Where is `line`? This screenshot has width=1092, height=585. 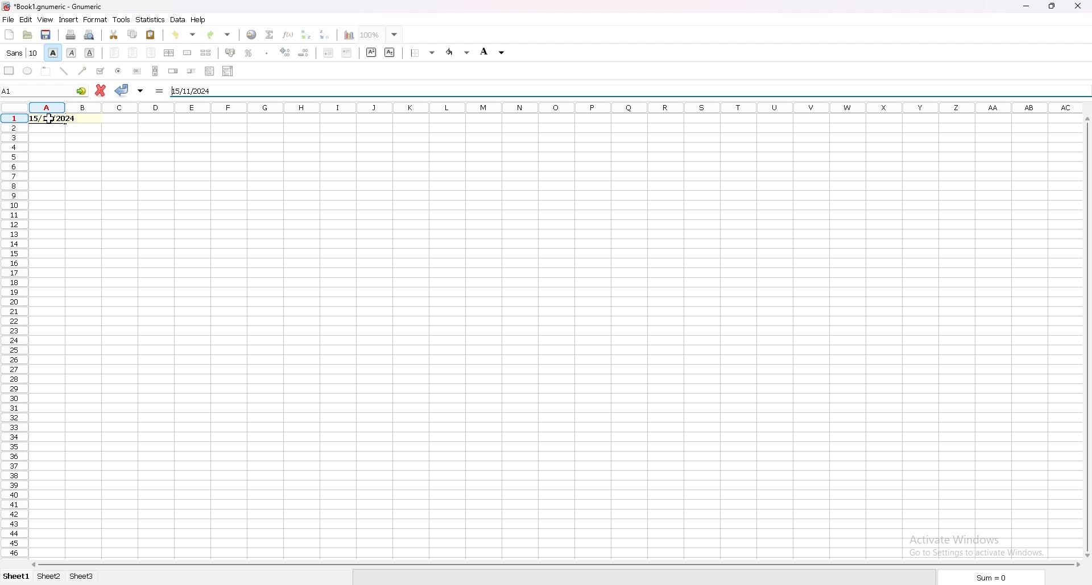 line is located at coordinates (65, 71).